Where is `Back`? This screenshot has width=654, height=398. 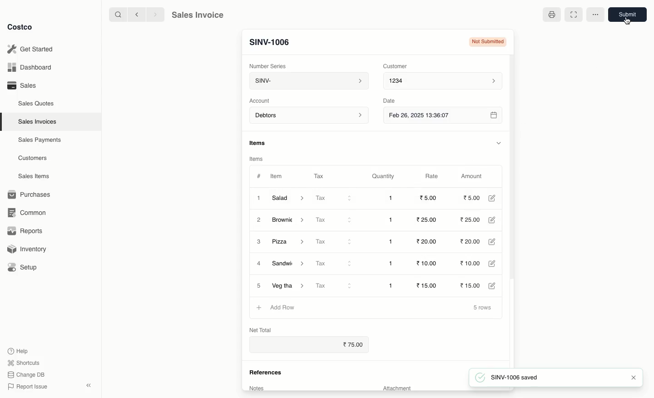 Back is located at coordinates (136, 15).